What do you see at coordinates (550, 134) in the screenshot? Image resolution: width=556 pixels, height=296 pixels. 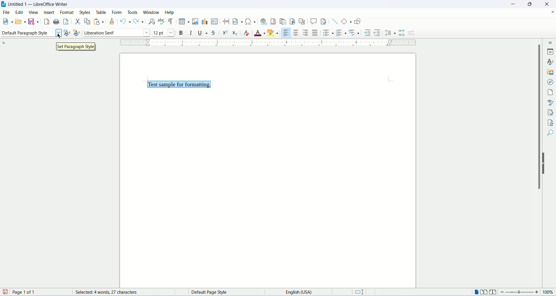 I see `find` at bounding box center [550, 134].